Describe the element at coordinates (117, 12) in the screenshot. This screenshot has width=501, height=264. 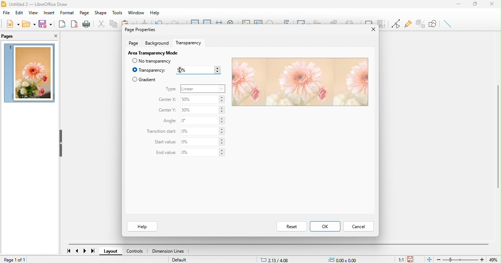
I see `tools` at that location.